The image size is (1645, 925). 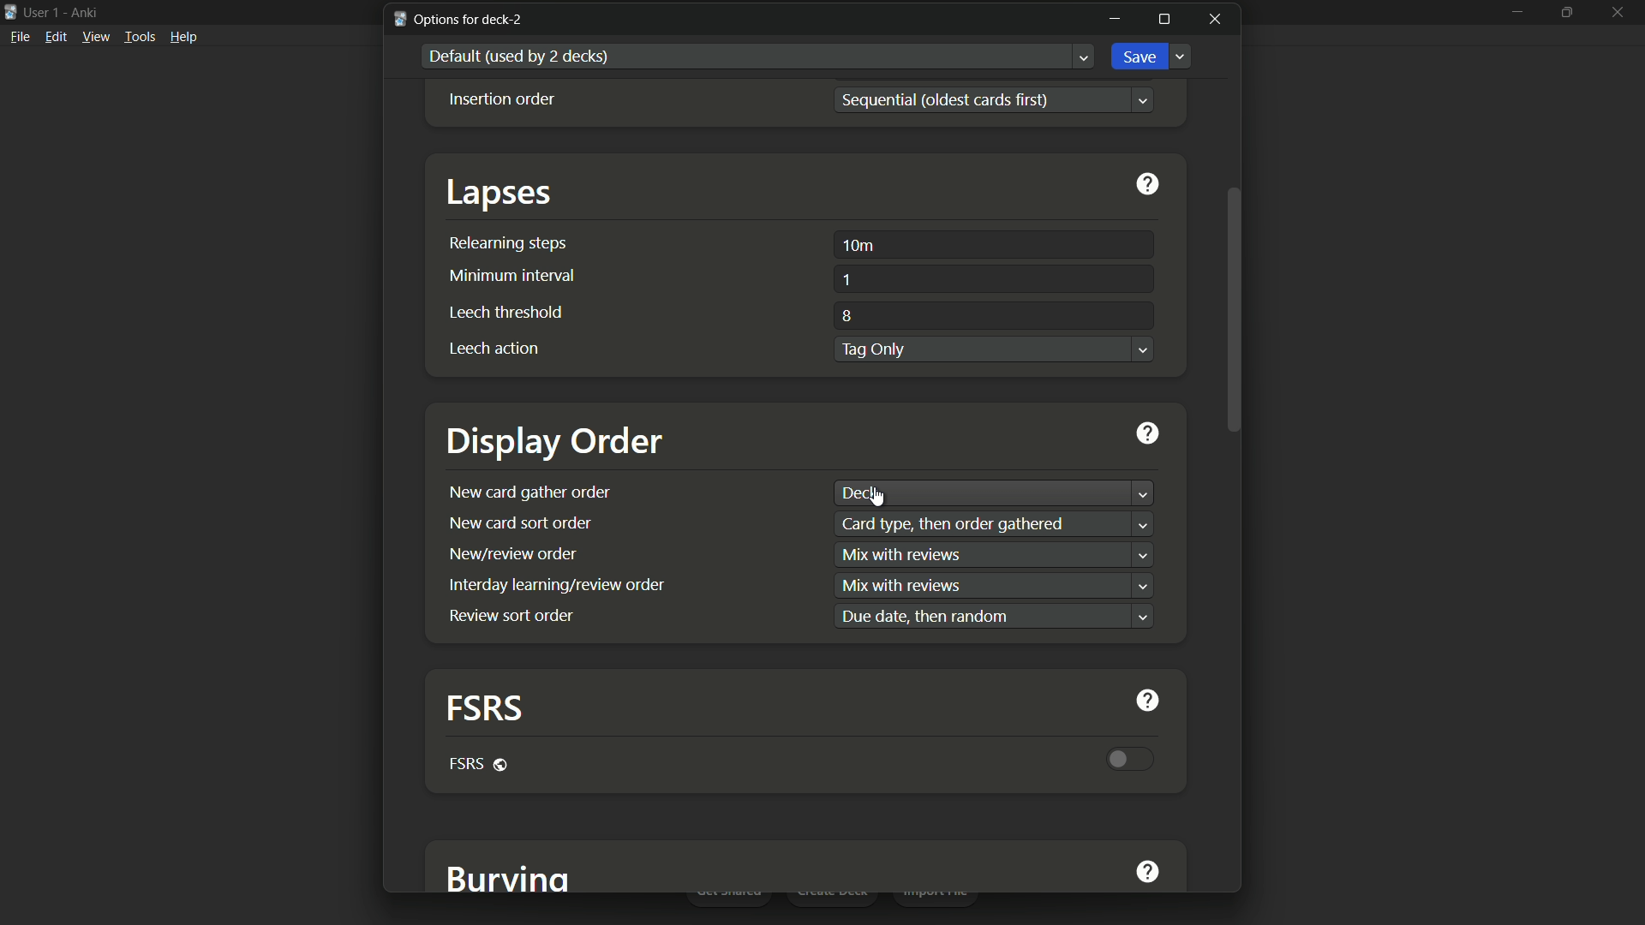 What do you see at coordinates (551, 447) in the screenshot?
I see `display order` at bounding box center [551, 447].